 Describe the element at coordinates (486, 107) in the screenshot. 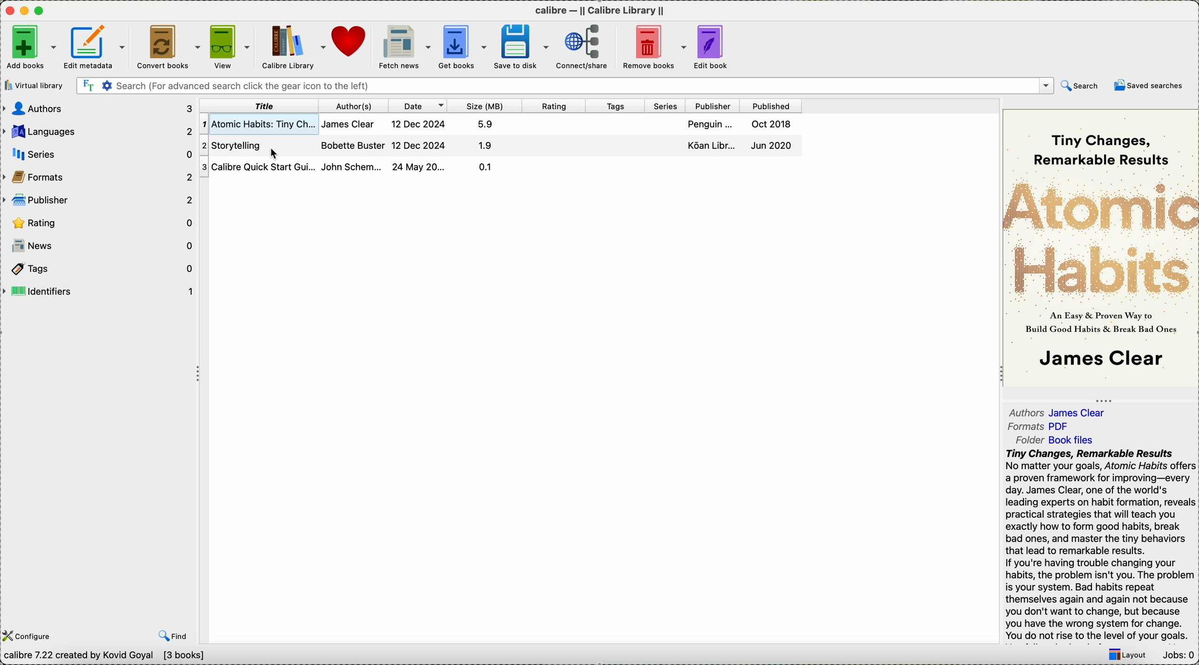

I see `size` at that location.